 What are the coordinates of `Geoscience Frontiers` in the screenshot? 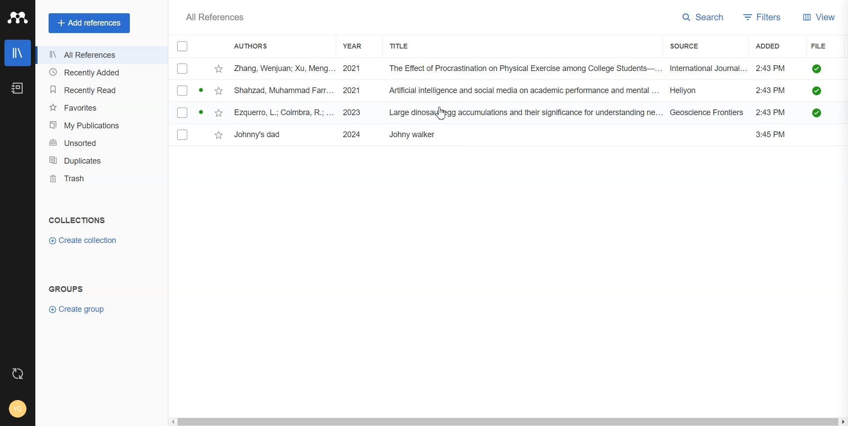 It's located at (707, 112).